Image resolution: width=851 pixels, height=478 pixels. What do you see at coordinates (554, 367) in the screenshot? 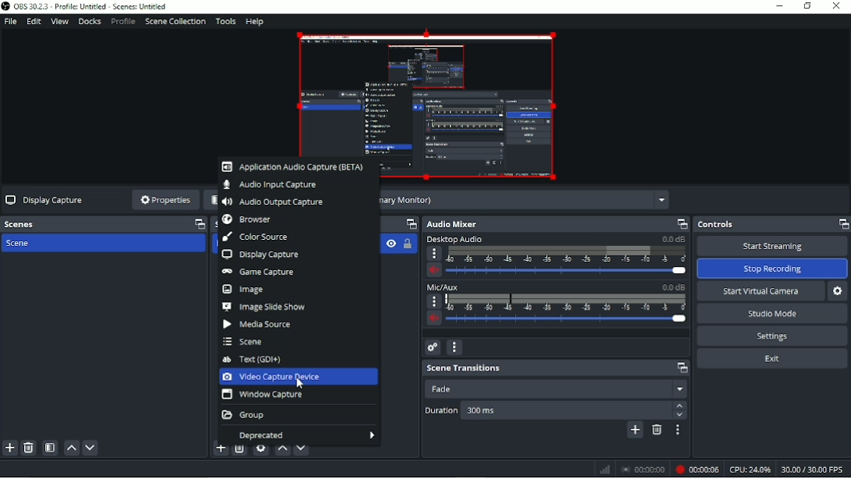
I see `Scene transitions` at bounding box center [554, 367].